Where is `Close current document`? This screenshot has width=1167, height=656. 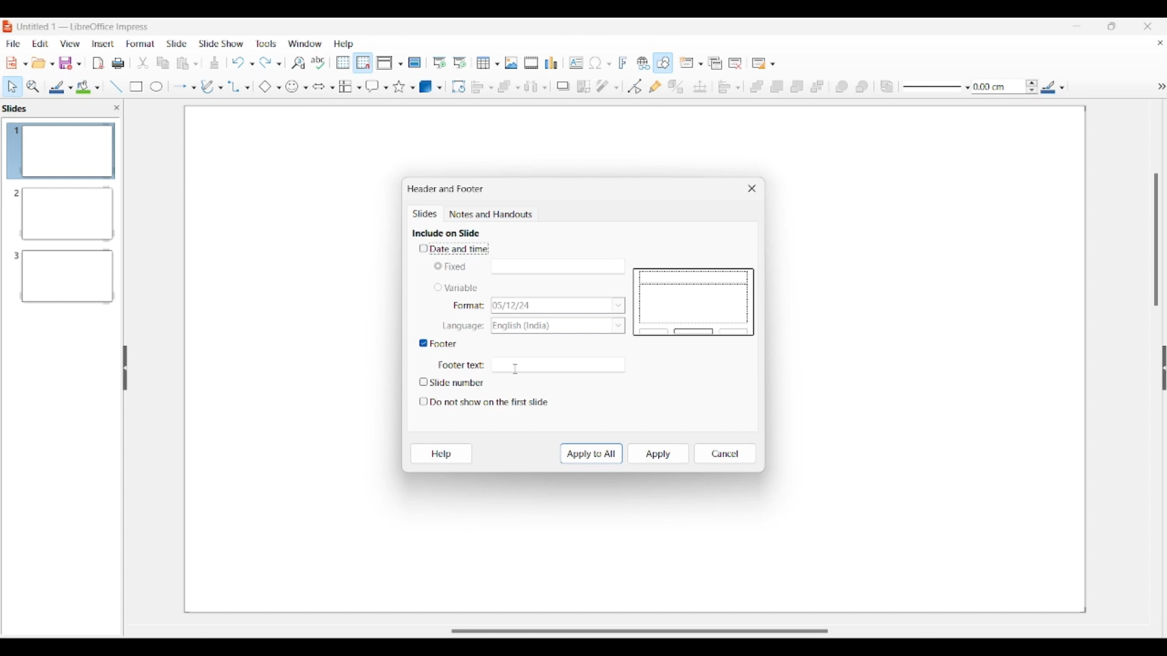 Close current document is located at coordinates (1160, 43).